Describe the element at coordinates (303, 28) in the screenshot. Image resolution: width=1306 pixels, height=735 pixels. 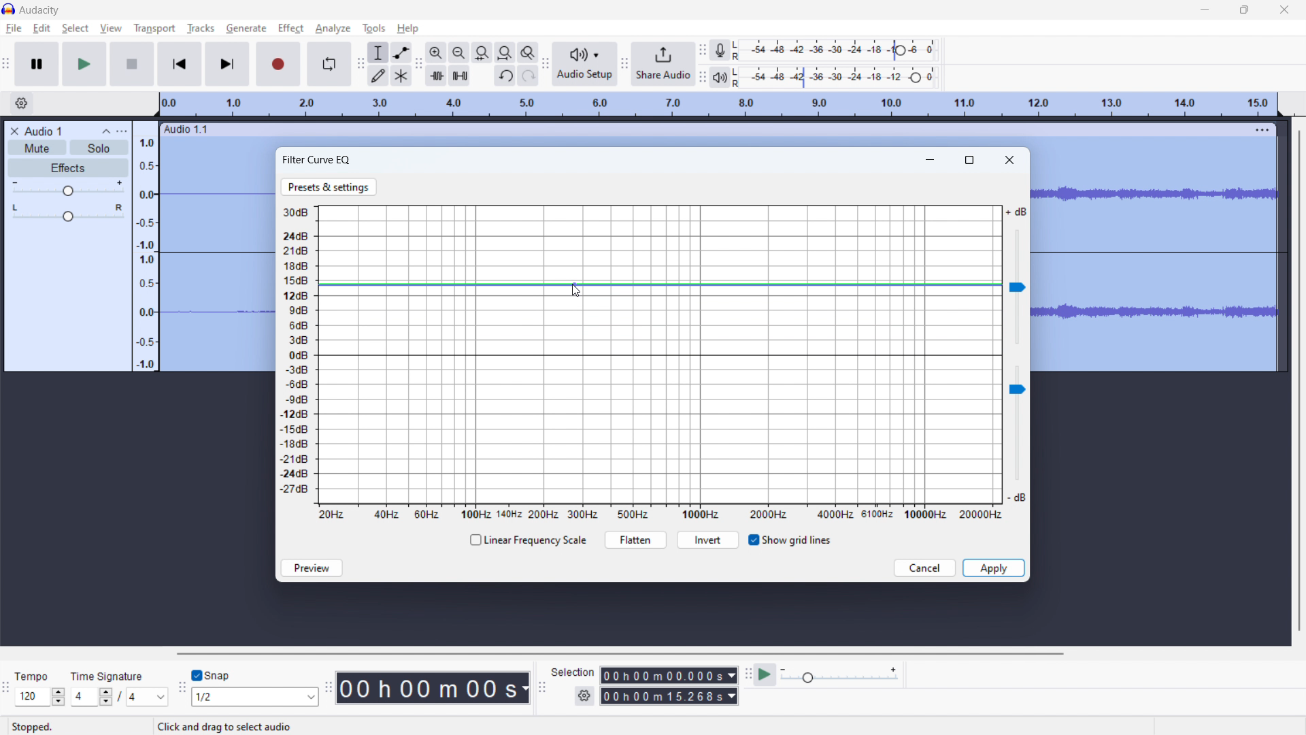
I see `cursor` at that location.